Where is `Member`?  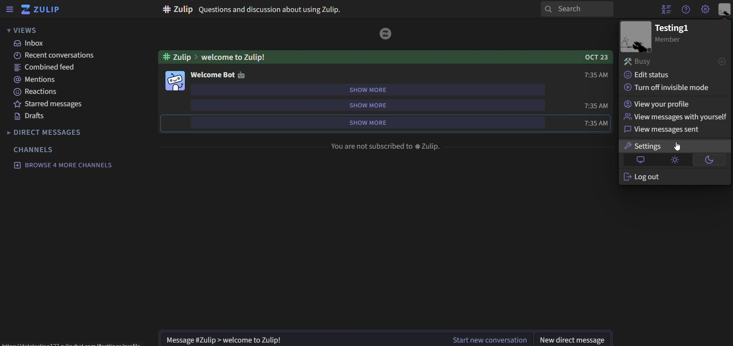 Member is located at coordinates (673, 40).